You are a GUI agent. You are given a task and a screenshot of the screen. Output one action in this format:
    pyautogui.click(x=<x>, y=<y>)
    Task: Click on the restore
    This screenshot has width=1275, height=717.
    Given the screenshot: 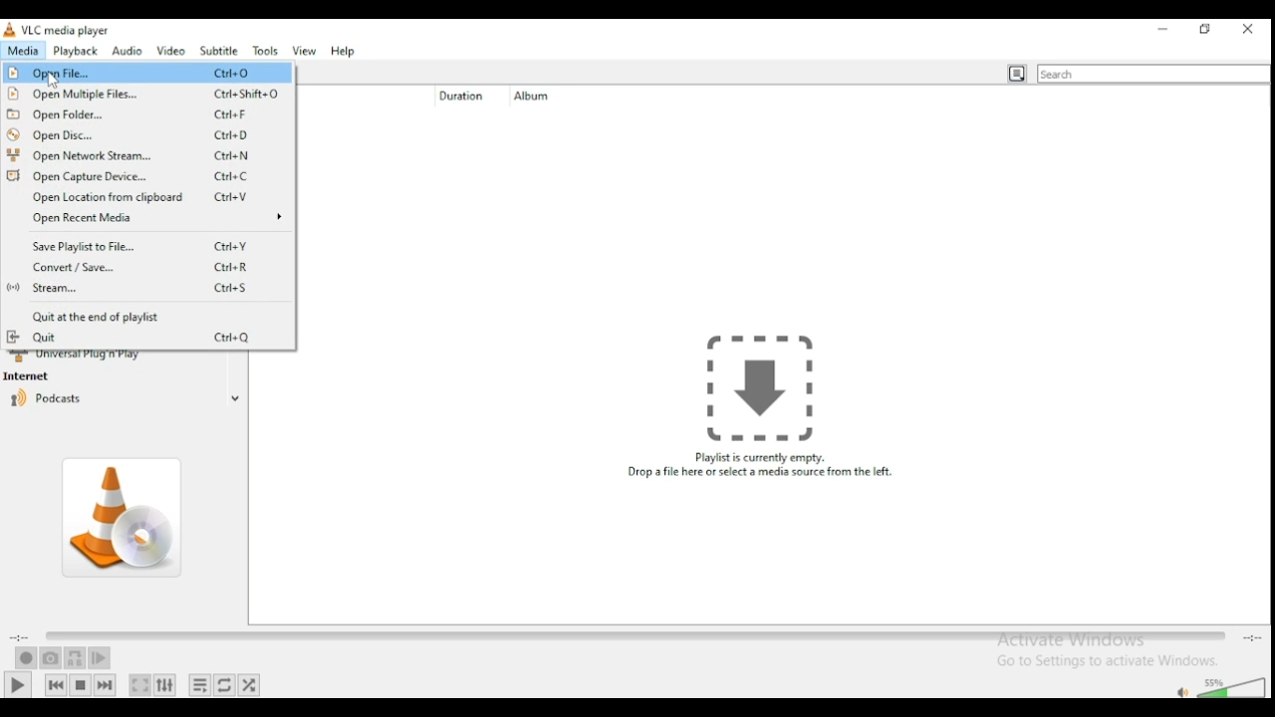 What is the action you would take?
    pyautogui.click(x=1202, y=31)
    